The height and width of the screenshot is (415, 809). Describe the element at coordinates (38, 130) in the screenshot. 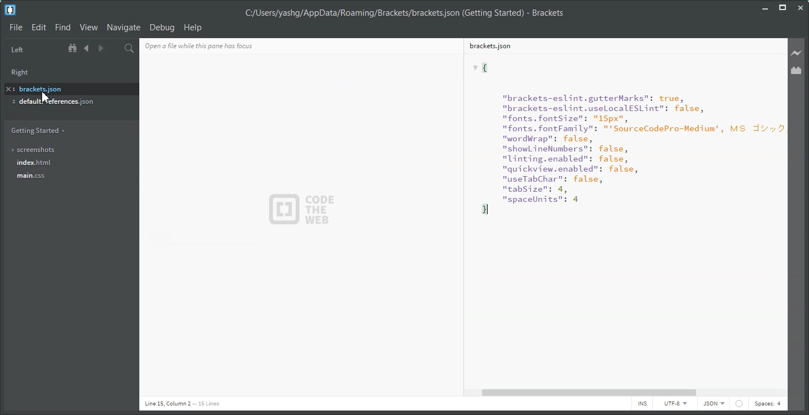

I see `Getting Started` at that location.